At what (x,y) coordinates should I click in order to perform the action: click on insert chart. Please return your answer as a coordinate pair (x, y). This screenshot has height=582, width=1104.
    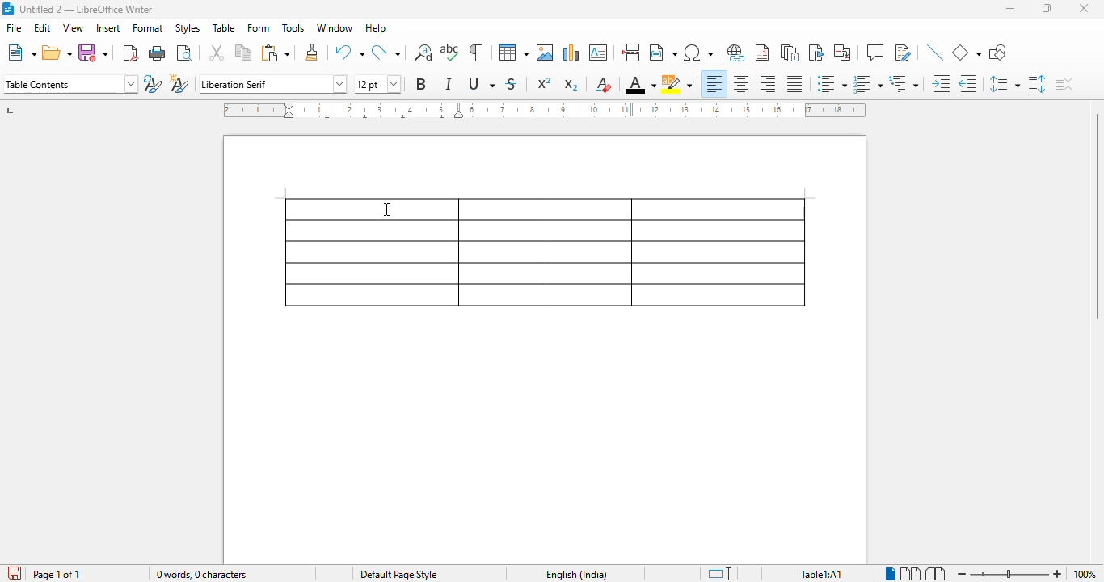
    Looking at the image, I should click on (571, 53).